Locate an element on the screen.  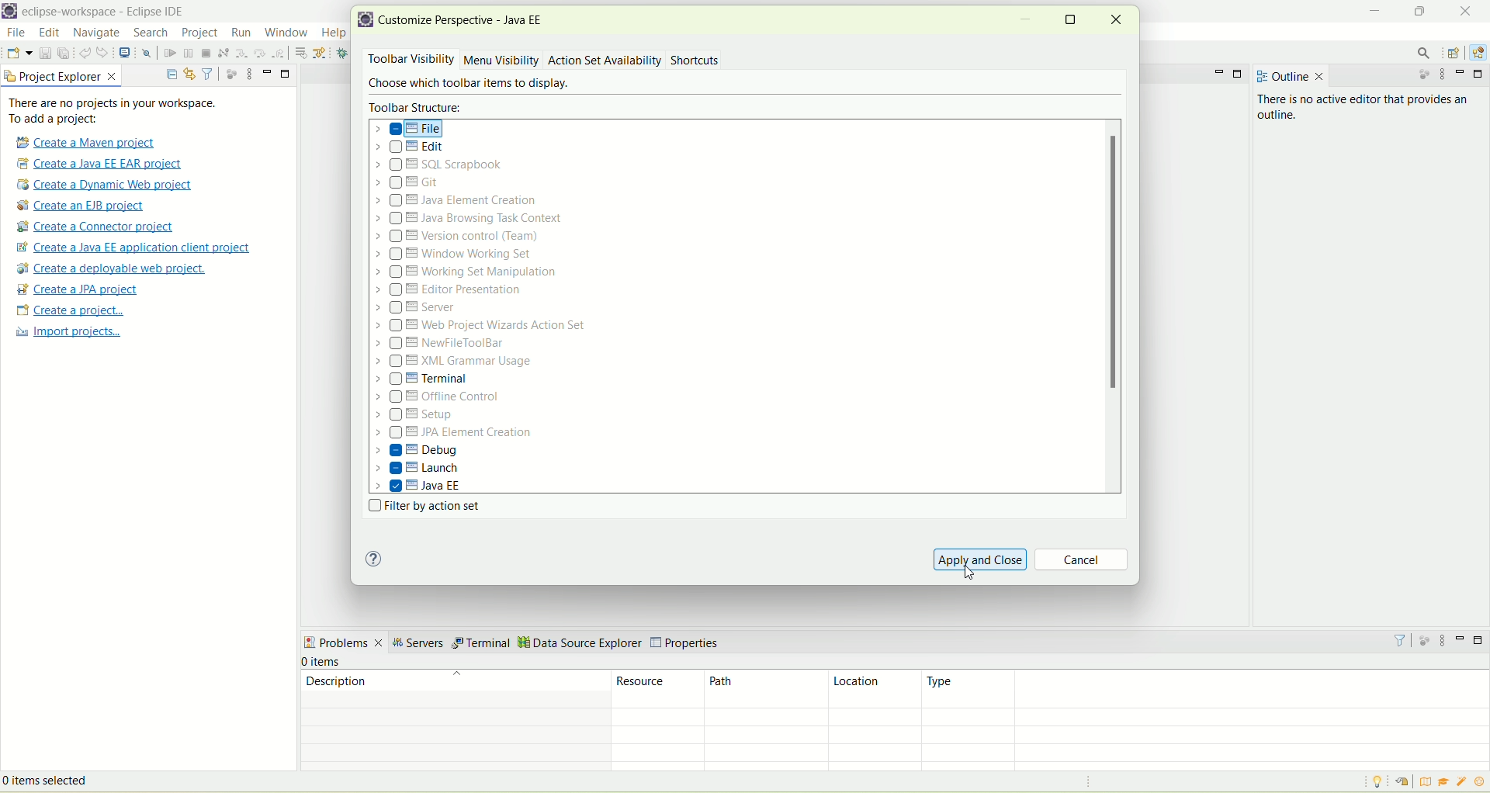
save all is located at coordinates (64, 54).